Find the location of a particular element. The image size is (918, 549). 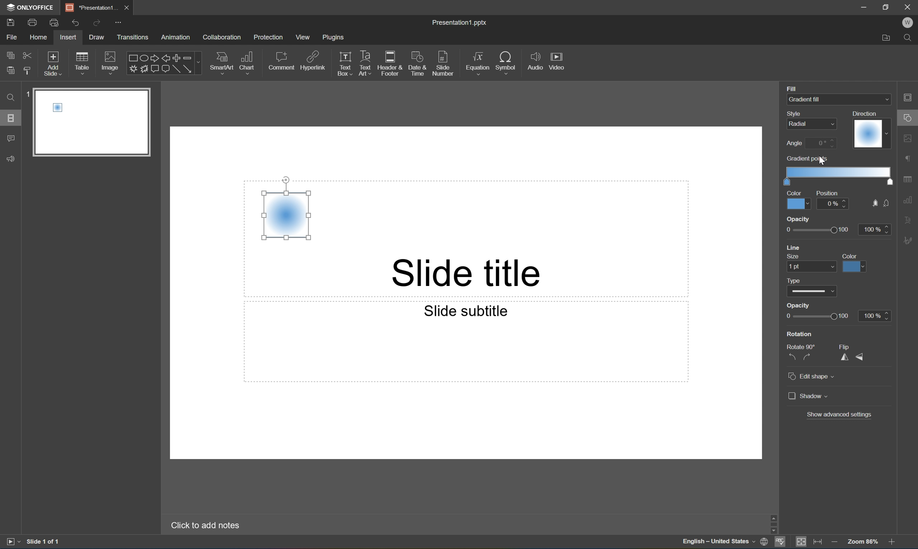

style is located at coordinates (797, 114).